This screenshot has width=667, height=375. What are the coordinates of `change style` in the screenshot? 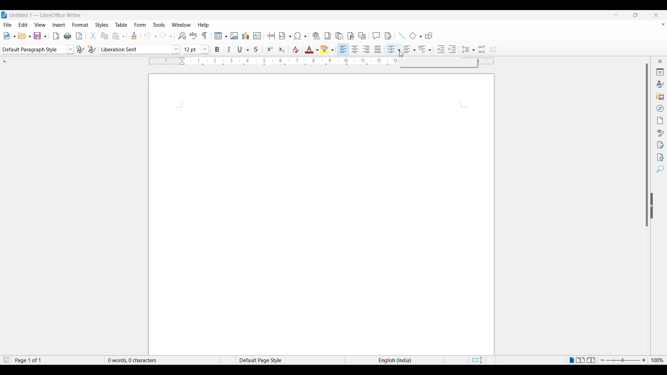 It's located at (92, 50).